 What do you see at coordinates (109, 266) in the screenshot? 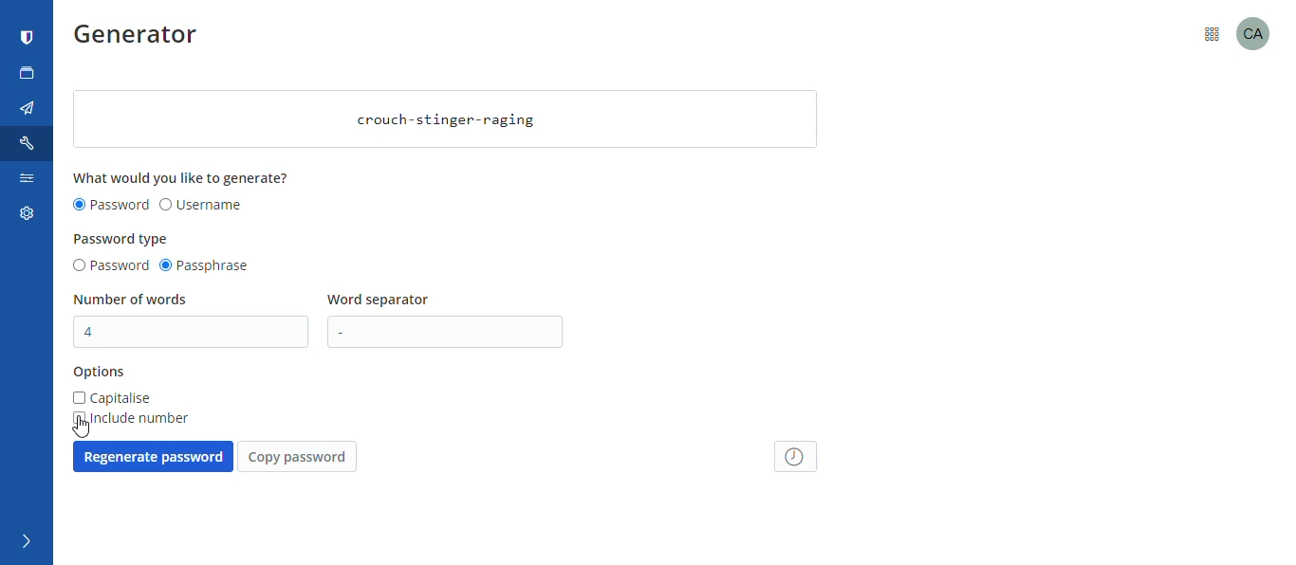
I see `password radio button` at bounding box center [109, 266].